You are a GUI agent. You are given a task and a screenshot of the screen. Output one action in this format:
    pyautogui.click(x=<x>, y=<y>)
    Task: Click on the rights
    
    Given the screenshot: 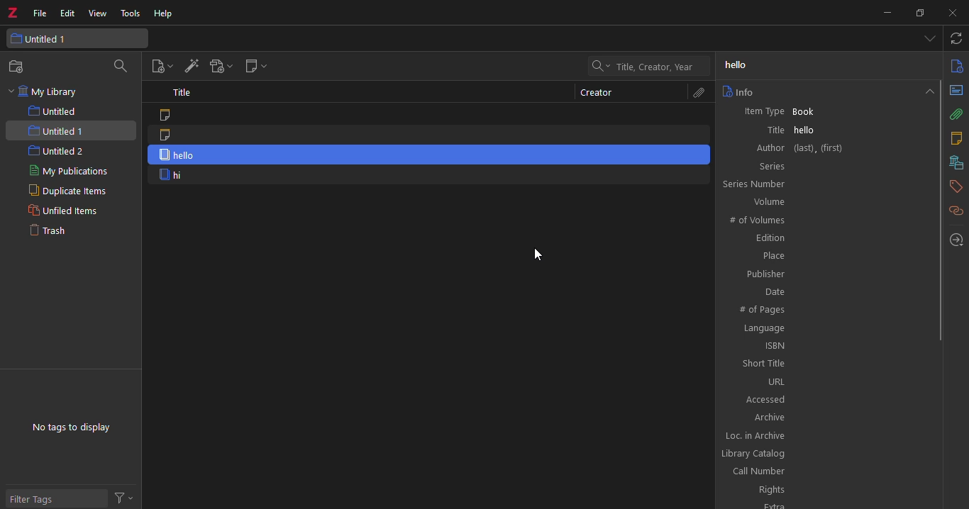 What is the action you would take?
    pyautogui.click(x=824, y=490)
    